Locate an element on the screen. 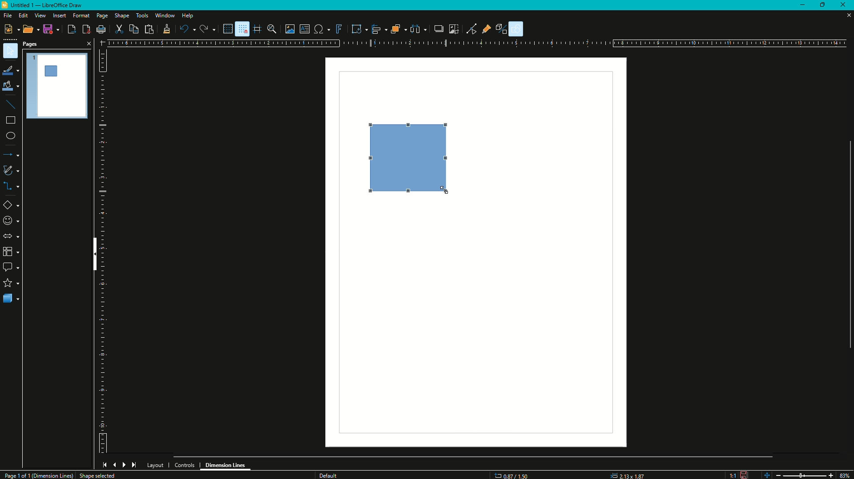 The width and height of the screenshot is (854, 479). Transformations is located at coordinates (356, 28).